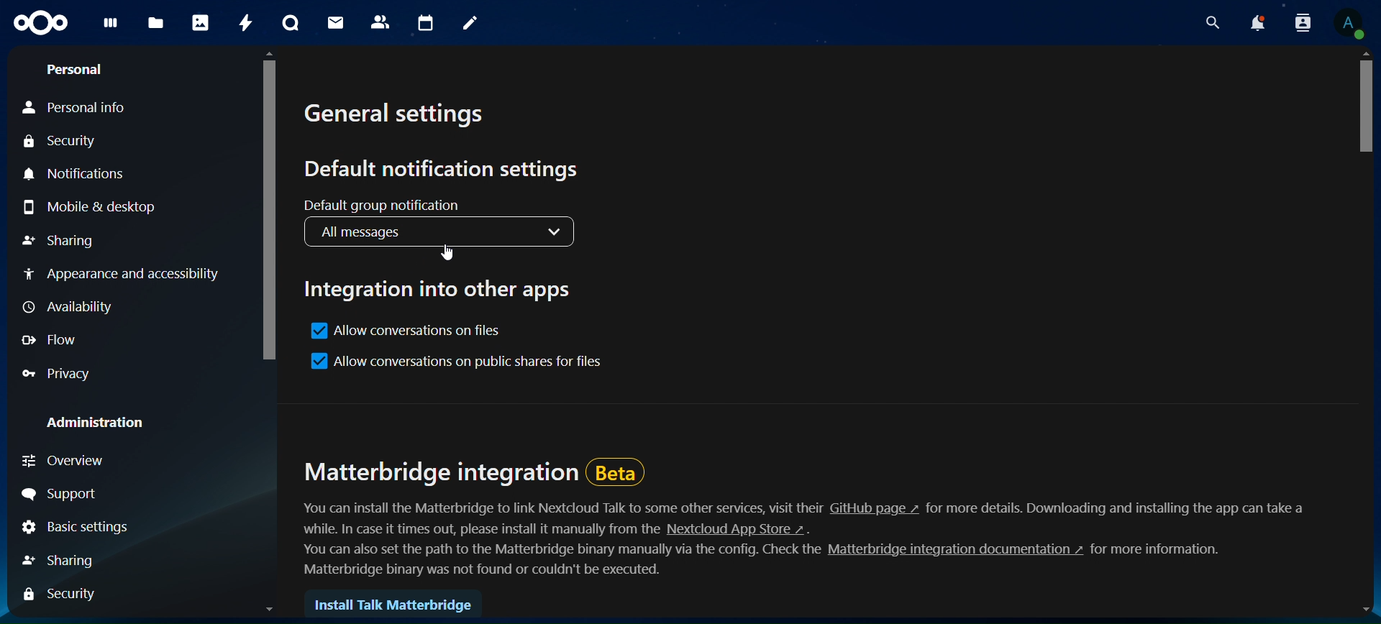 The width and height of the screenshot is (1381, 624). I want to click on search contacts, so click(1296, 22).